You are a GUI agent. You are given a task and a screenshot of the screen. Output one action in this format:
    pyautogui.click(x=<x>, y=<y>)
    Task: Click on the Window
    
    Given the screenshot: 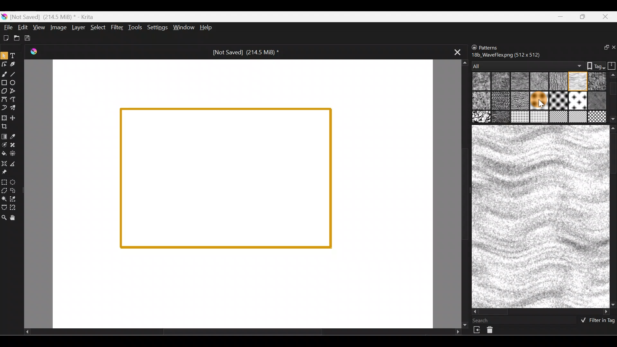 What is the action you would take?
    pyautogui.click(x=183, y=27)
    